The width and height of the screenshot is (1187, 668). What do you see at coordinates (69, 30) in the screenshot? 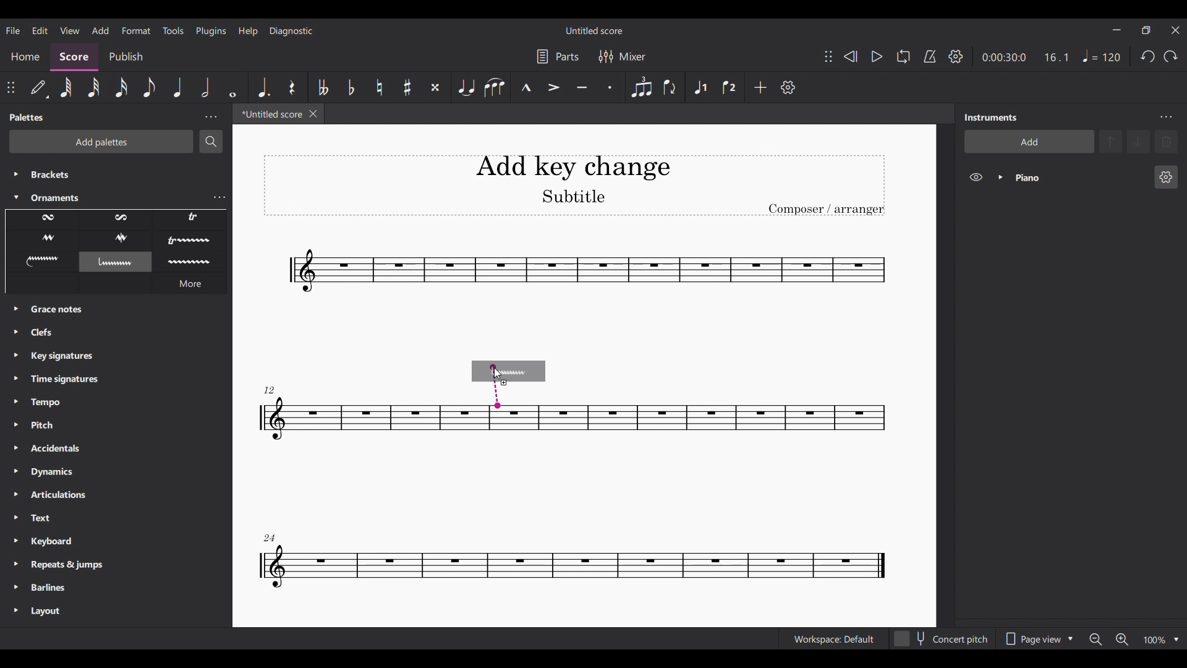
I see `View menu` at bounding box center [69, 30].